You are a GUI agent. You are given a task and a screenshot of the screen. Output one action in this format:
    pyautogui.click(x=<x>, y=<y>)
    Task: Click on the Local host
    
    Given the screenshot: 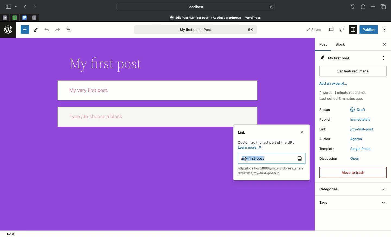 What is the action you would take?
    pyautogui.click(x=192, y=6)
    